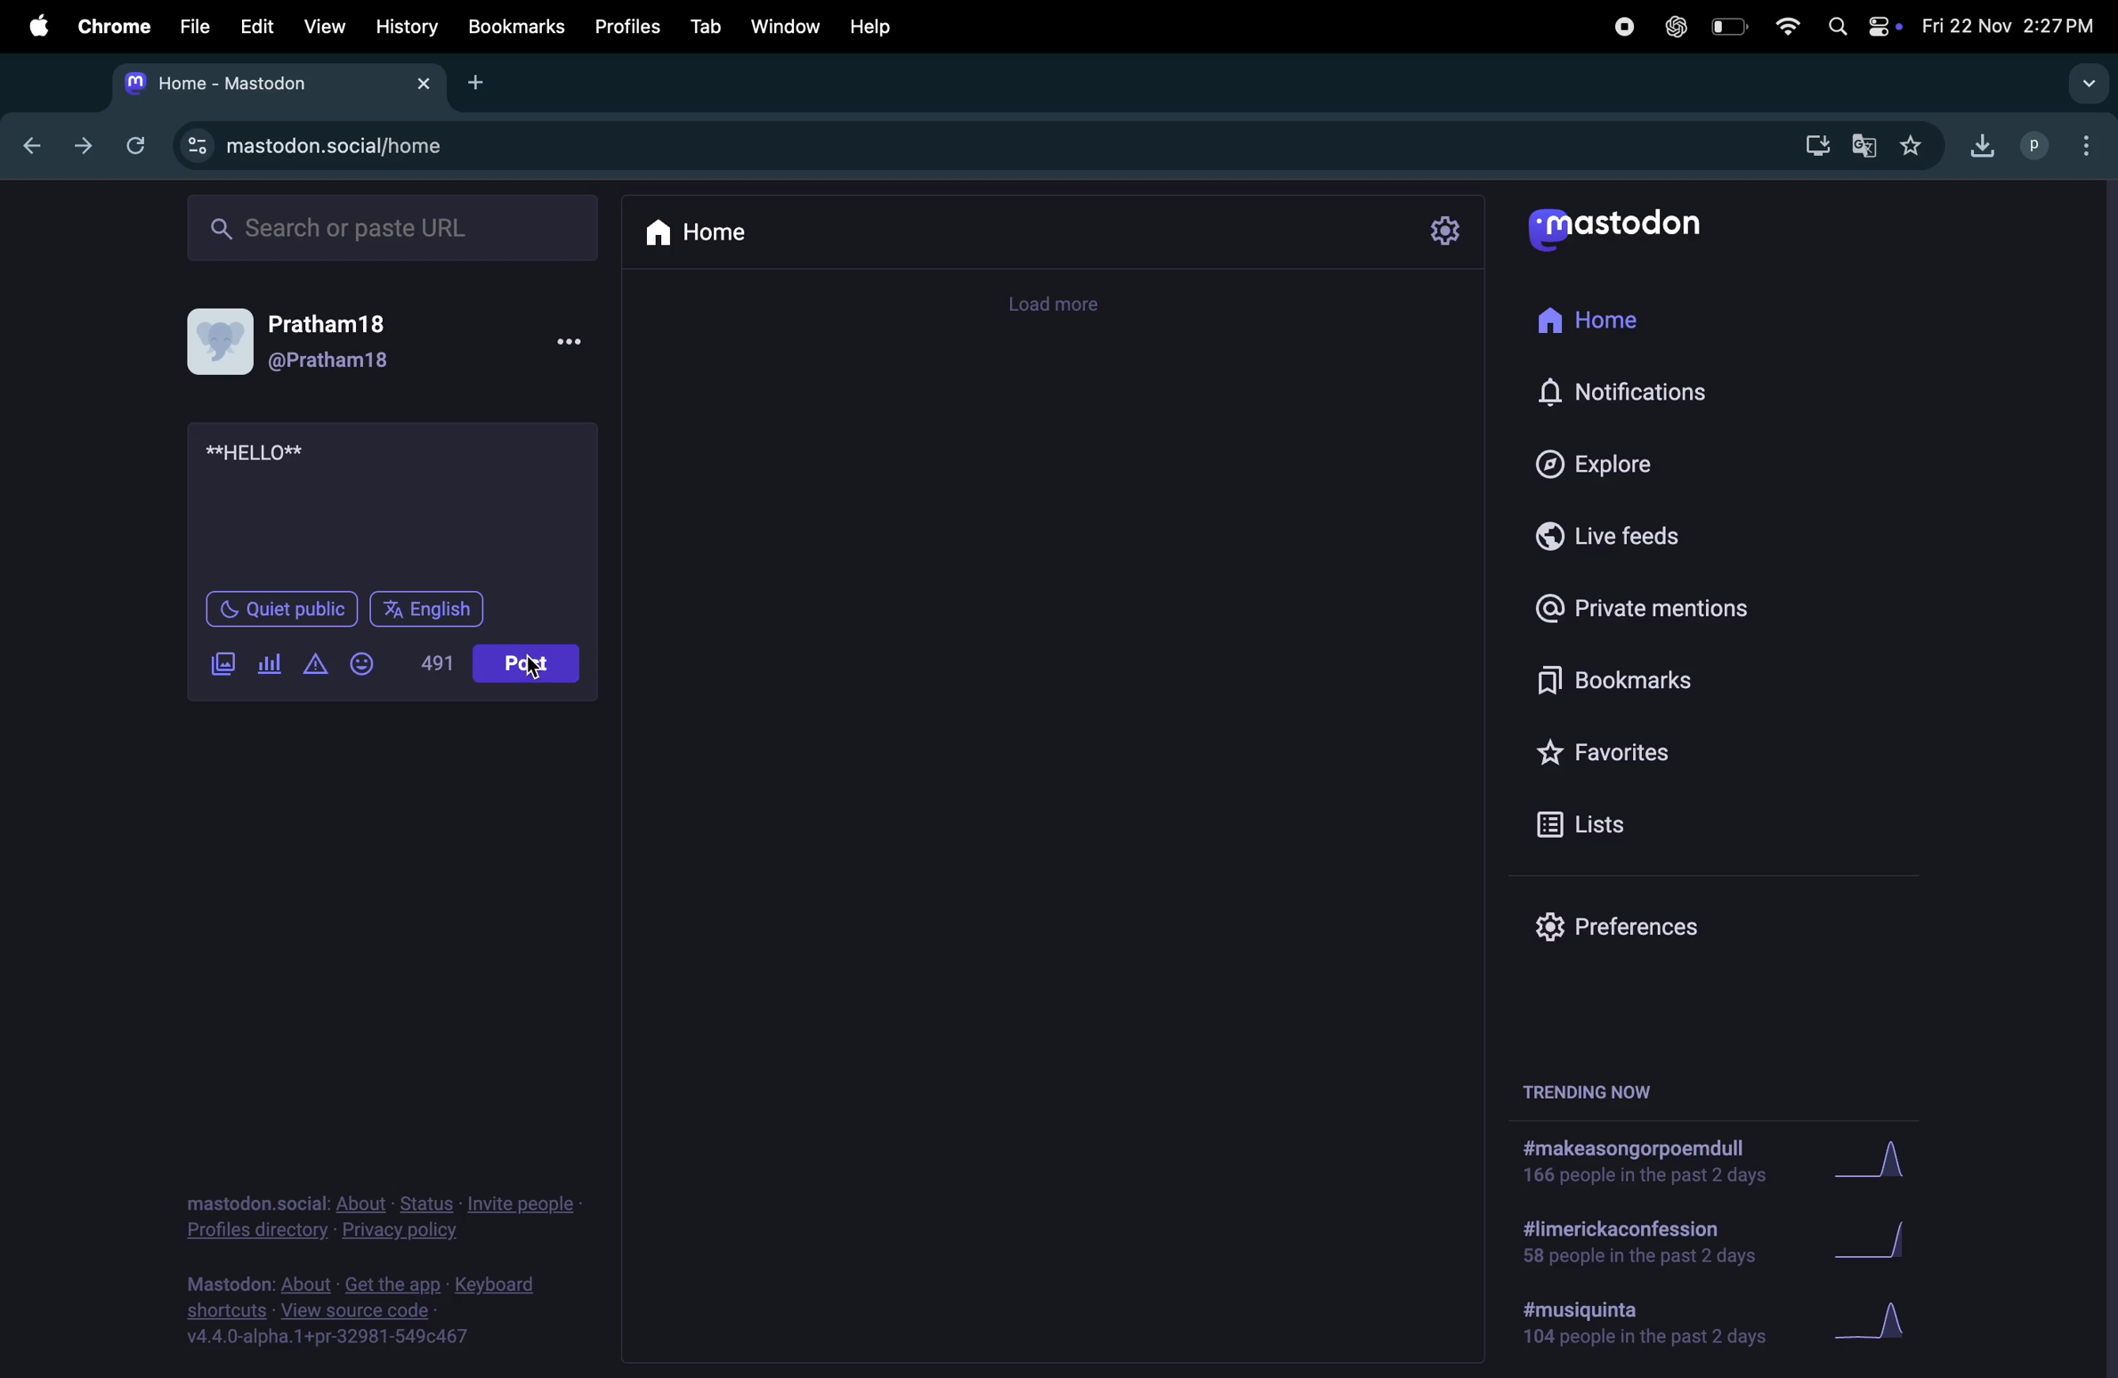 Image resolution: width=2118 pixels, height=1378 pixels. Describe the element at coordinates (31, 24) in the screenshot. I see `apple menu` at that location.